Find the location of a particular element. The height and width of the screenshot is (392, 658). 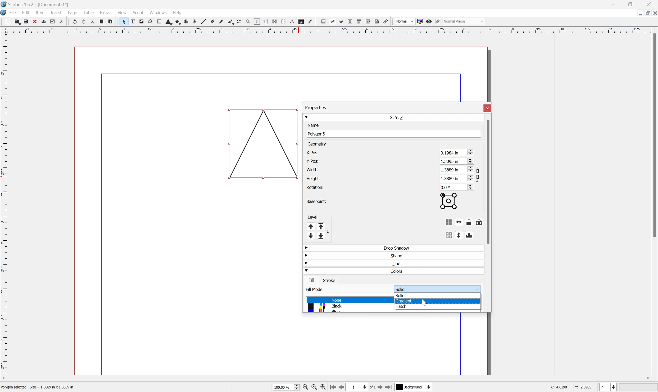

Rotate item is located at coordinates (241, 22).